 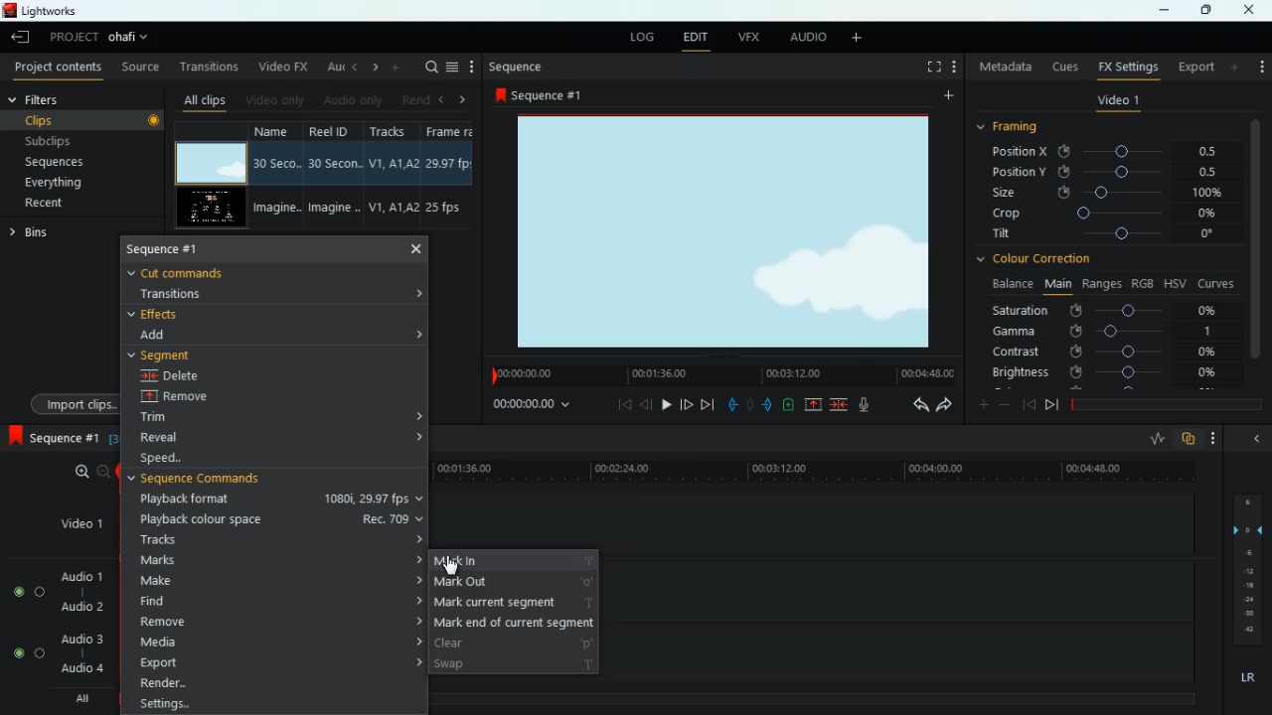 I want to click on audio 1, so click(x=78, y=574).